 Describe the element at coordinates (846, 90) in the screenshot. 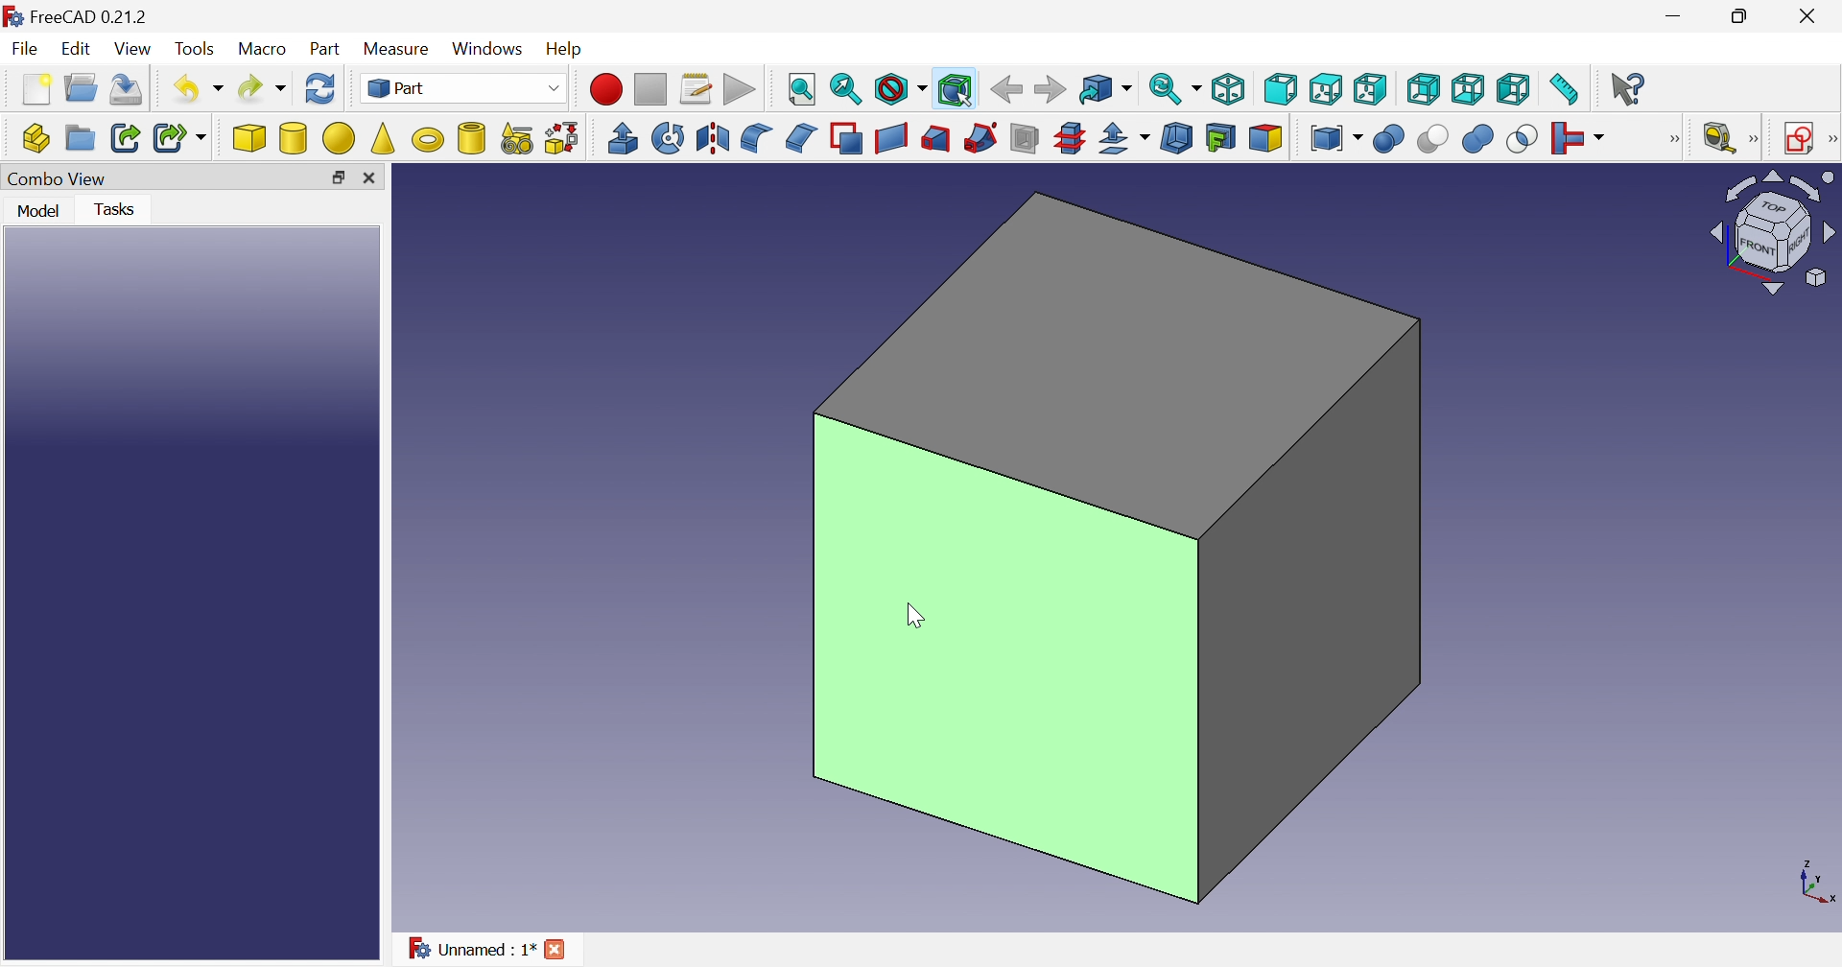

I see `Fit selection` at that location.